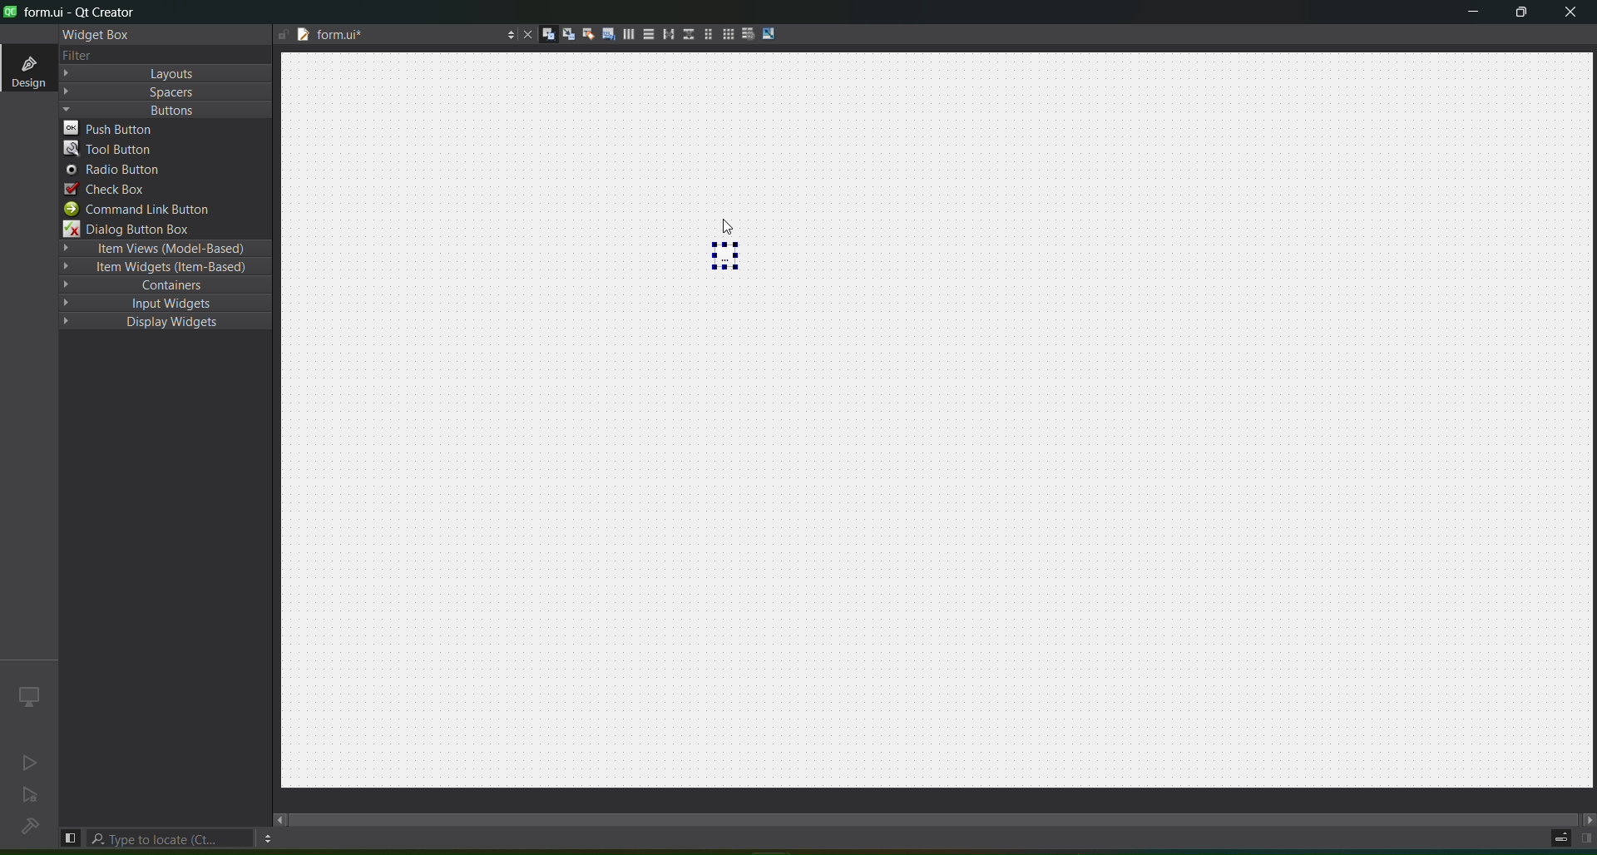 Image resolution: width=1597 pixels, height=855 pixels. I want to click on Layout, so click(167, 73).